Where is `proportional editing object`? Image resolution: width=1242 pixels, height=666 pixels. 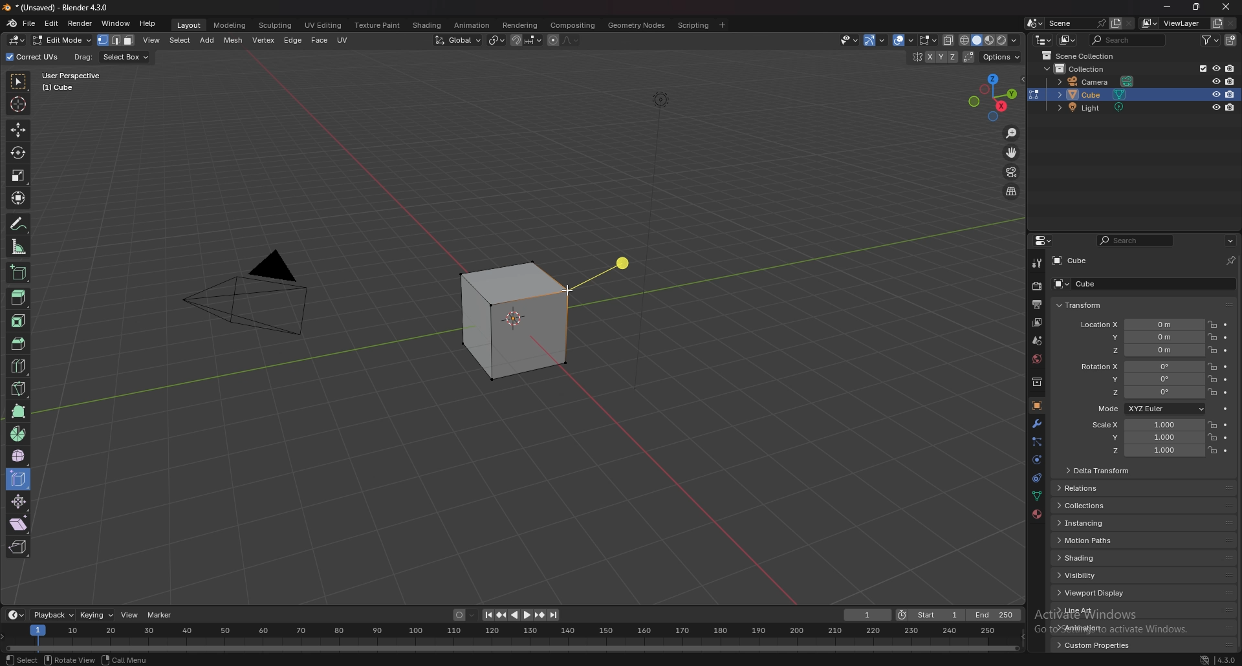 proportional editing object is located at coordinates (554, 41).